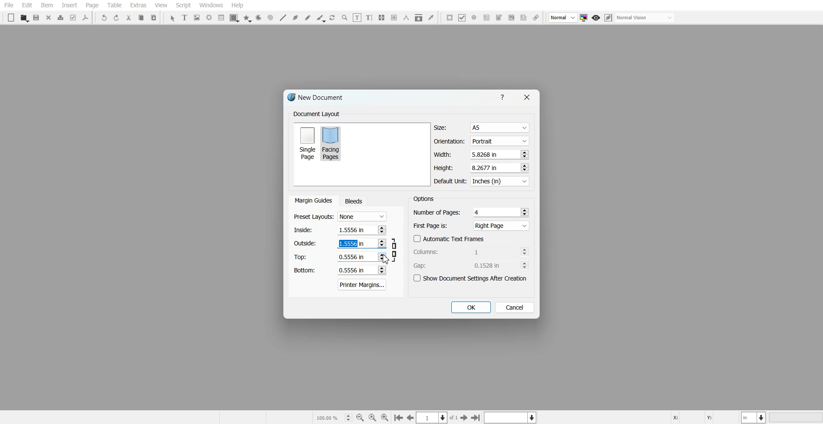 The height and width of the screenshot is (424, 823). I want to click on File, so click(9, 5).